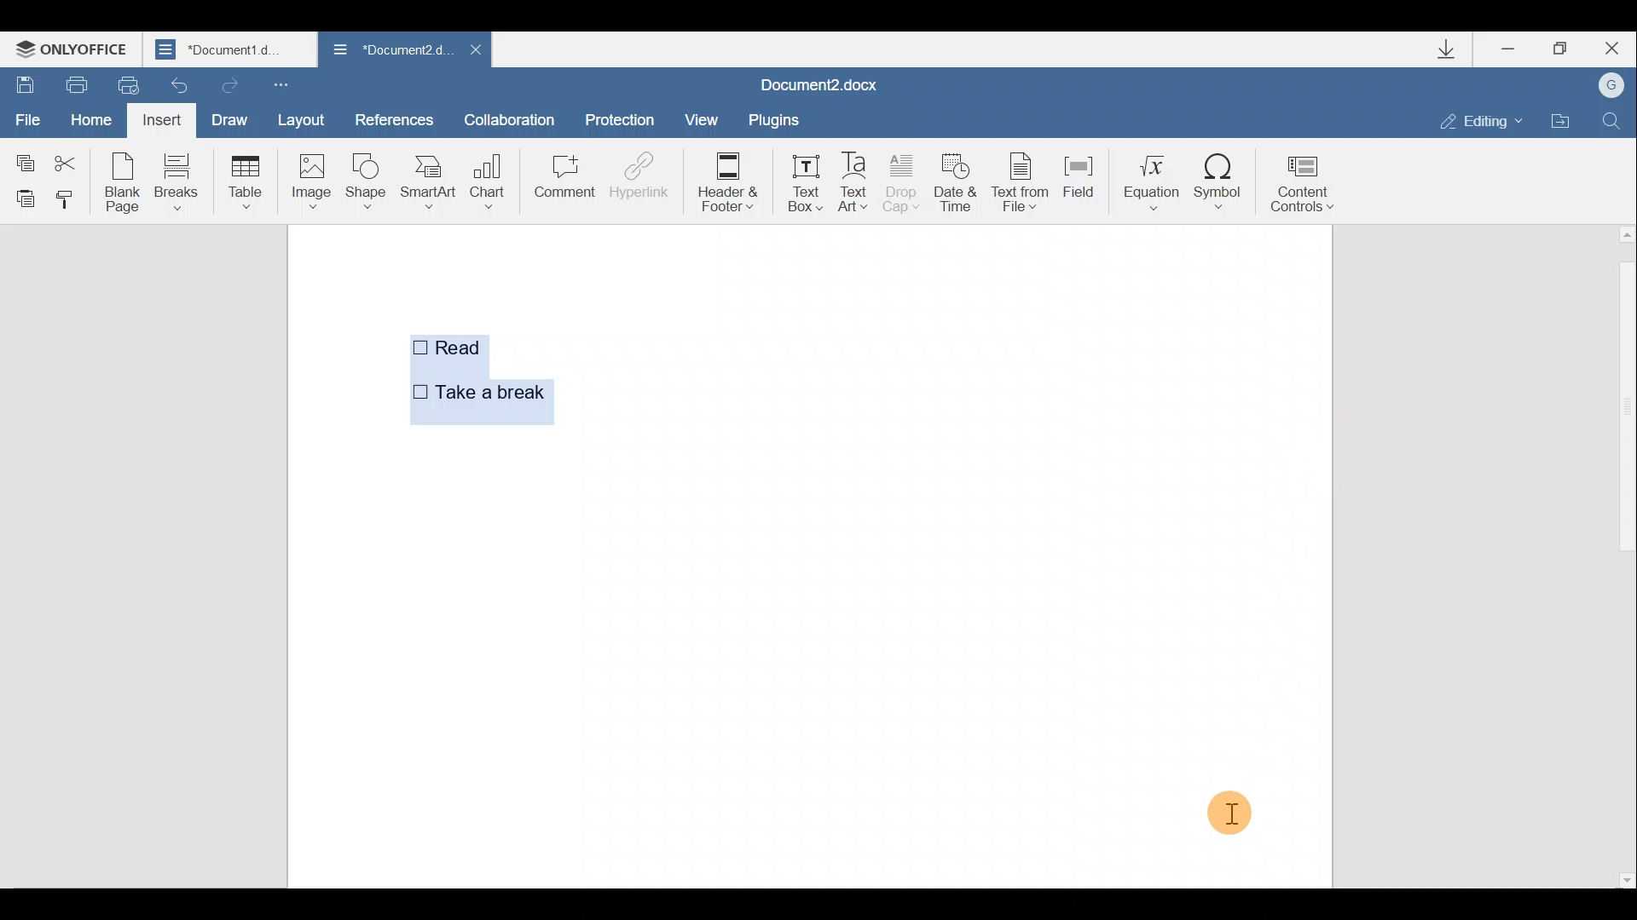 This screenshot has width=1637, height=920. What do you see at coordinates (1567, 48) in the screenshot?
I see `Maximize` at bounding box center [1567, 48].